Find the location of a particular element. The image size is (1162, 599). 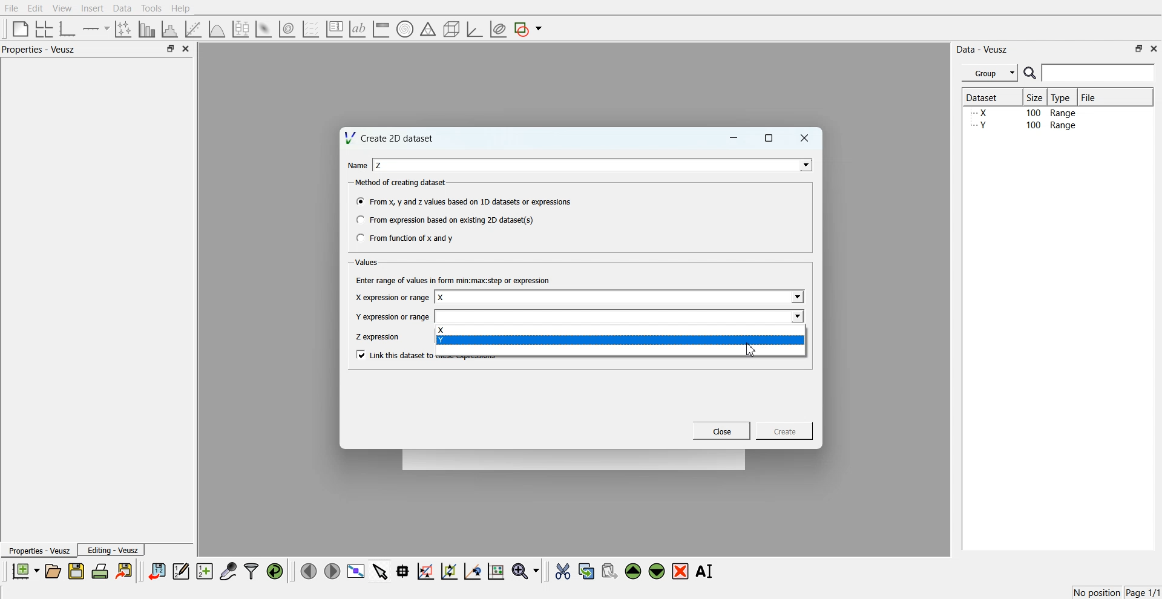

‘Name is located at coordinates (356, 166).